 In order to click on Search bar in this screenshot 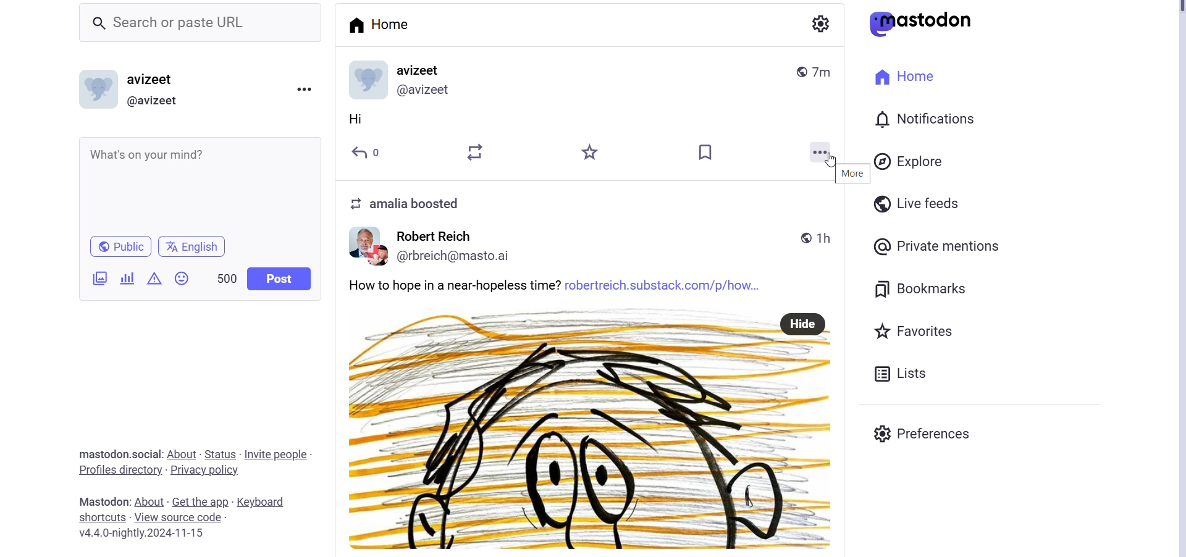, I will do `click(204, 27)`.